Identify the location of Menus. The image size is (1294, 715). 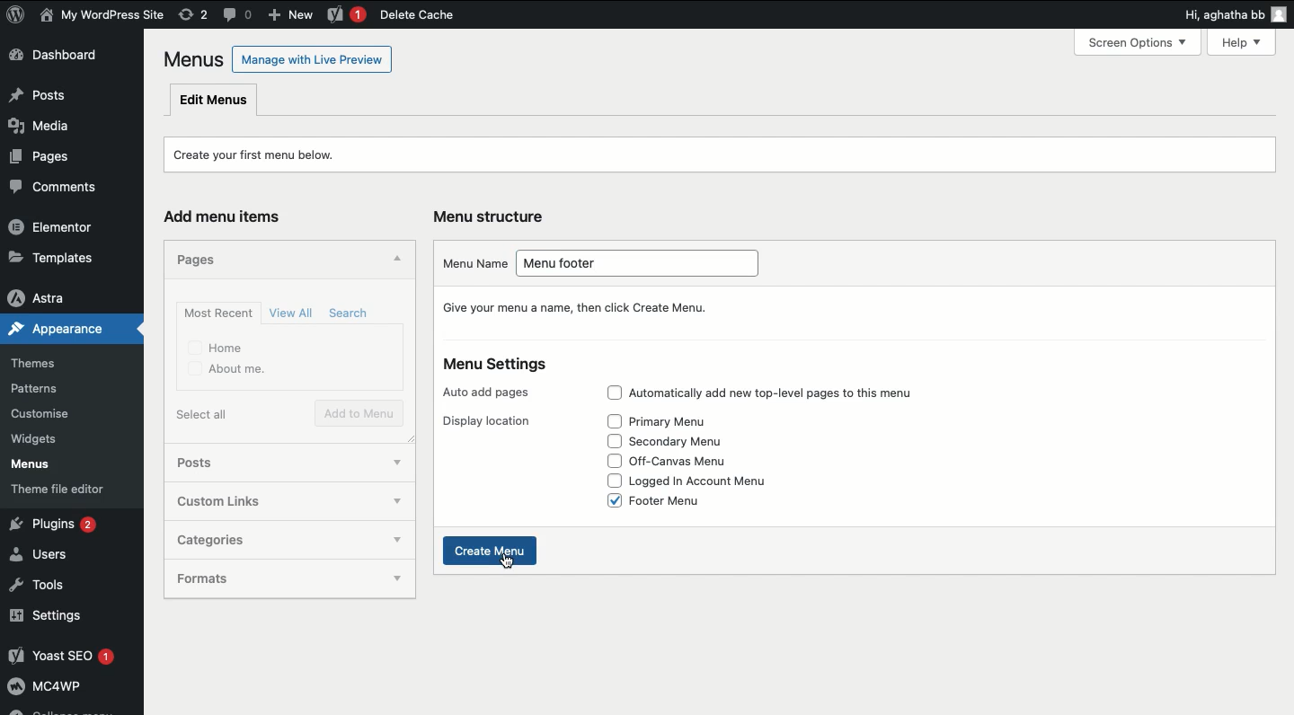
(191, 59).